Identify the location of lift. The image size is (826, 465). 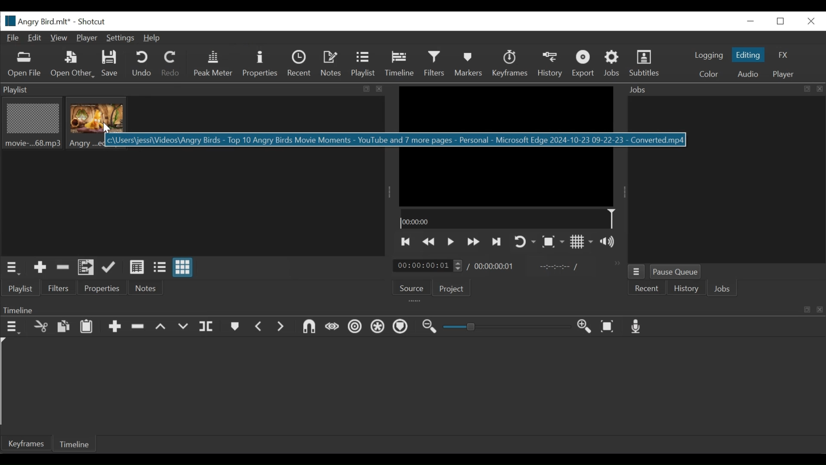
(161, 327).